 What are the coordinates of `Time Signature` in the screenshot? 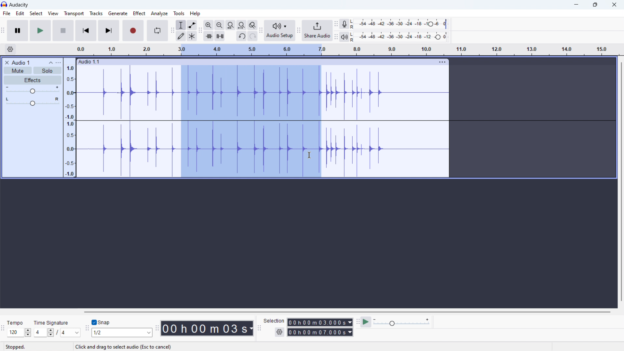 It's located at (54, 321).